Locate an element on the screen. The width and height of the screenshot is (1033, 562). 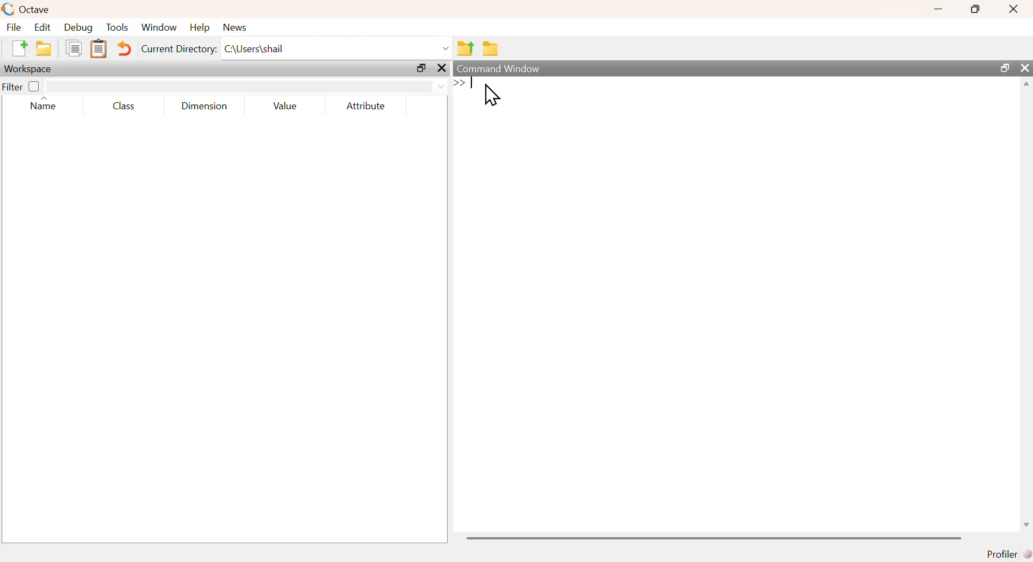
octave is located at coordinates (27, 9).